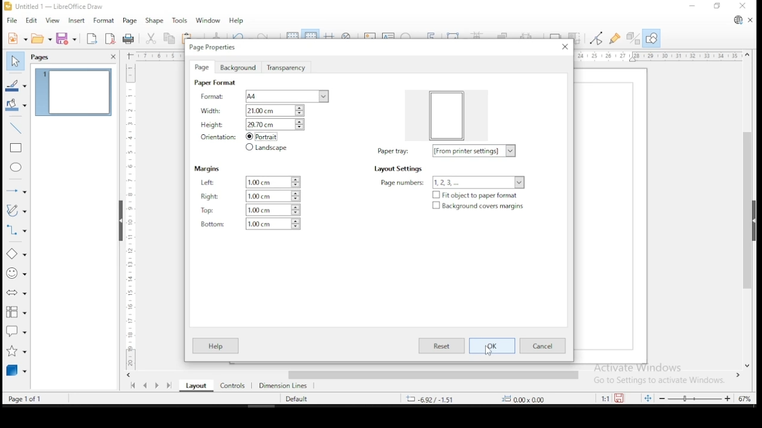 The height and width of the screenshot is (428, 762). What do you see at coordinates (251, 196) in the screenshot?
I see `right margin settings` at bounding box center [251, 196].